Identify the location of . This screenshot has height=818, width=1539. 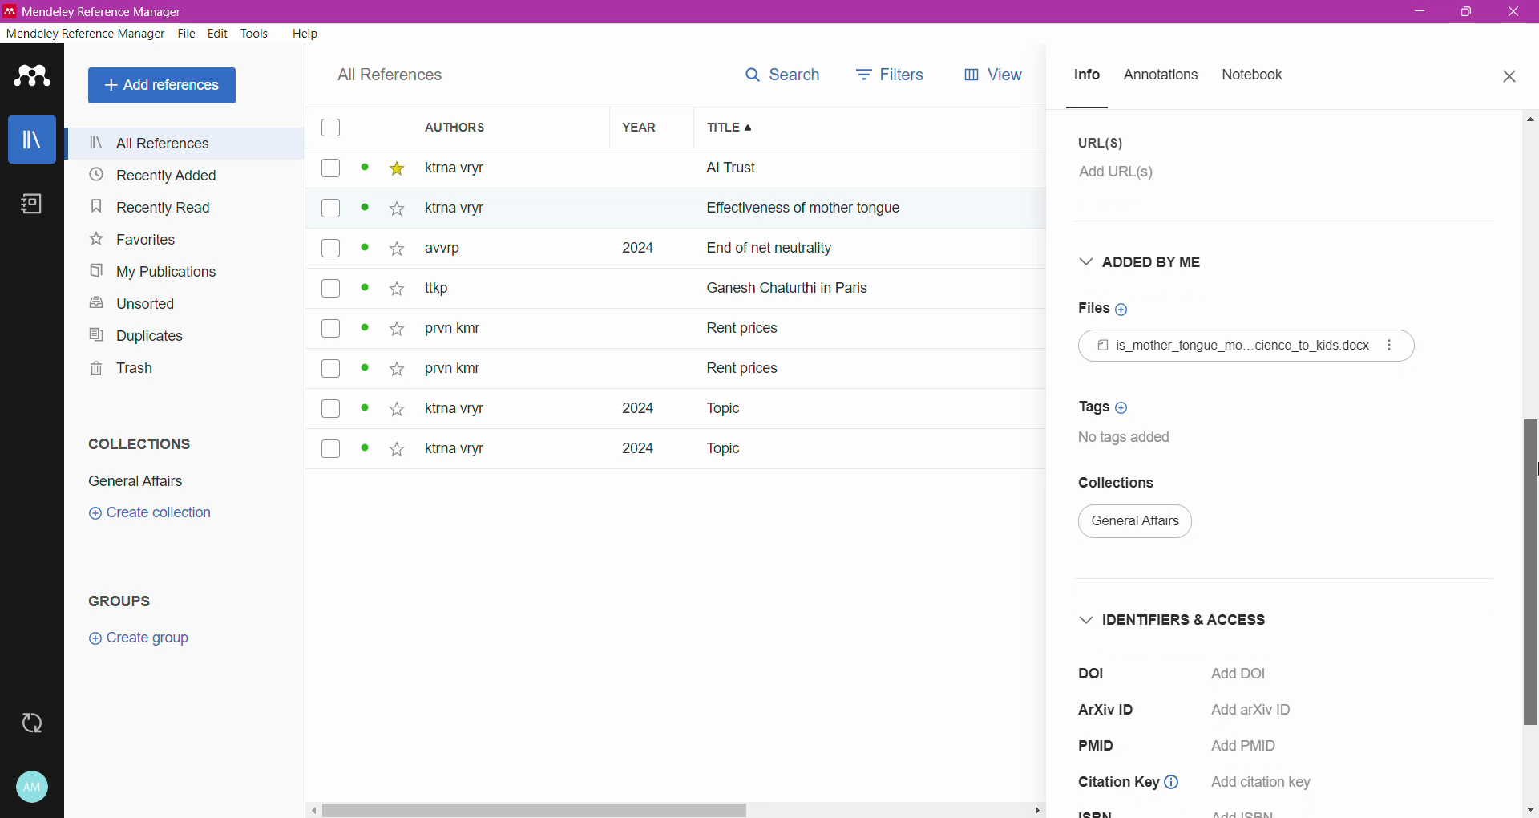
(1096, 673).